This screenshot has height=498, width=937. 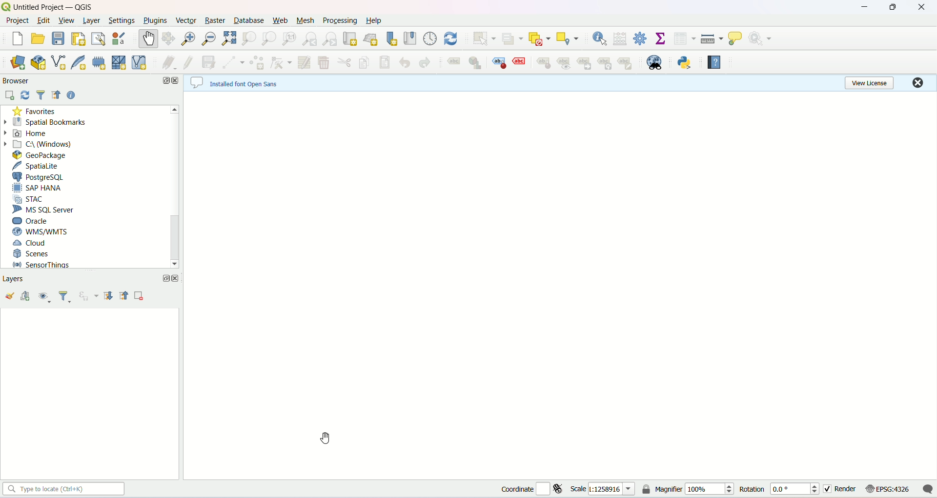 I want to click on metasearch, so click(x=654, y=62).